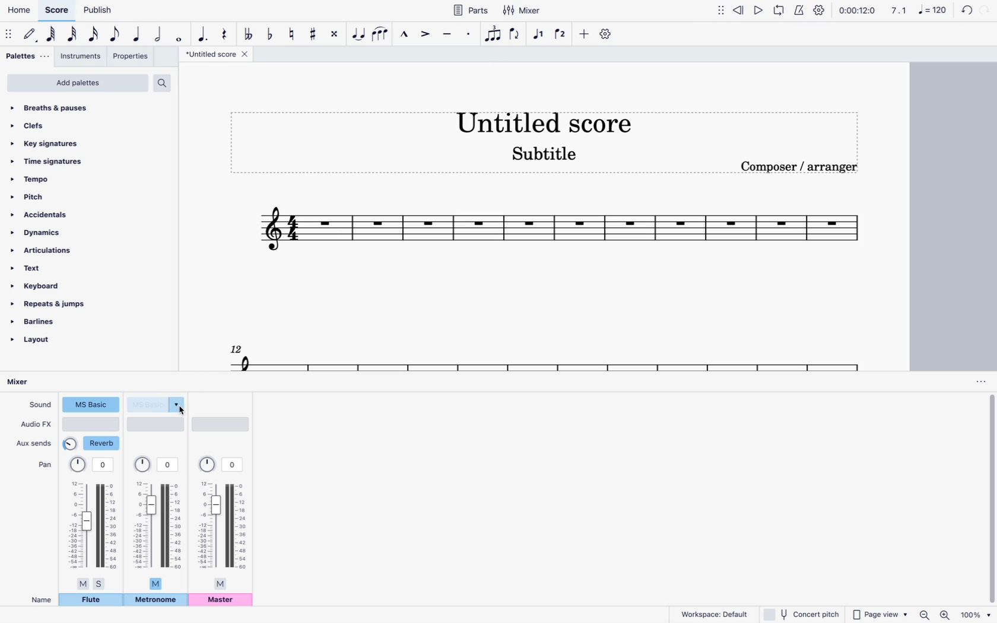 The height and width of the screenshot is (623, 997). What do you see at coordinates (315, 36) in the screenshot?
I see `toggle sharp` at bounding box center [315, 36].